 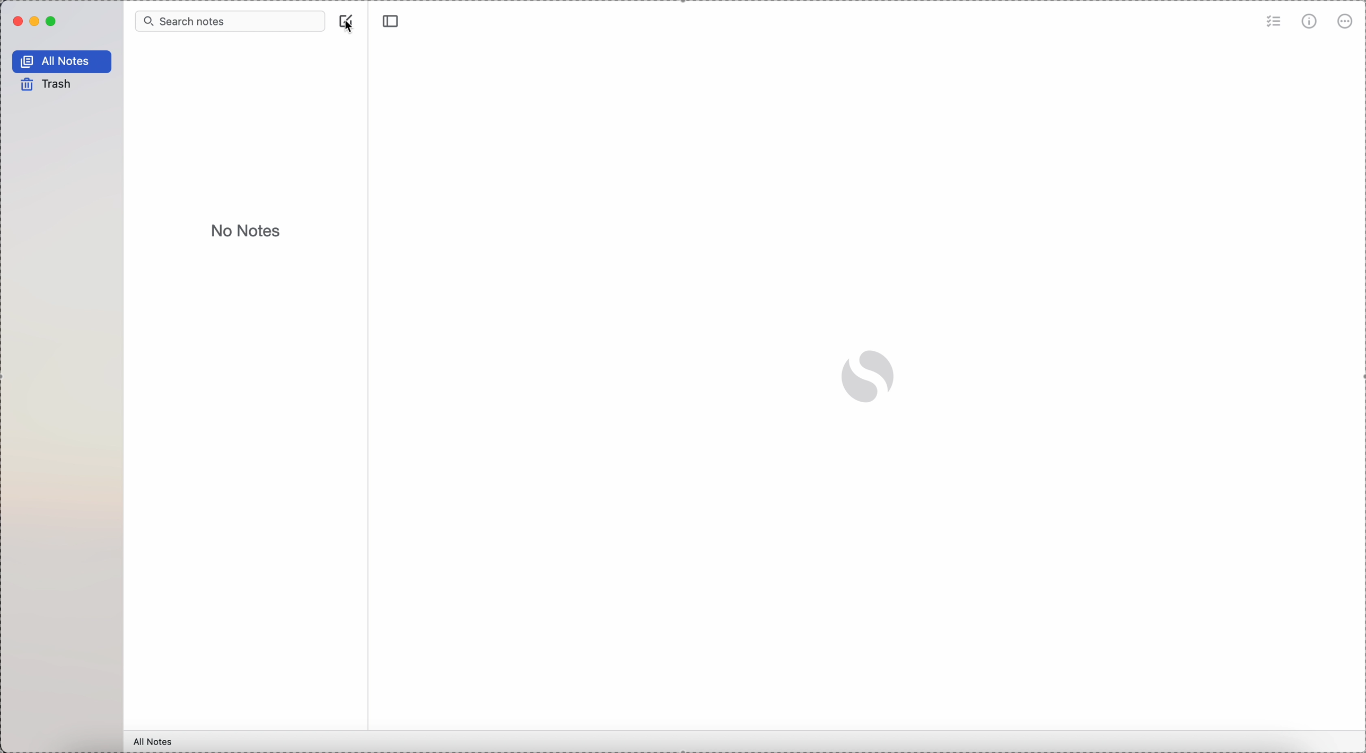 What do you see at coordinates (1311, 21) in the screenshot?
I see `metrics` at bounding box center [1311, 21].